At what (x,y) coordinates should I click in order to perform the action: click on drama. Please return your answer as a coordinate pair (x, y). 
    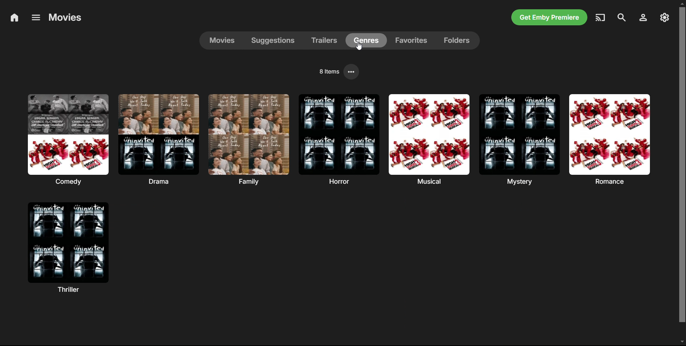
    Looking at the image, I should click on (159, 139).